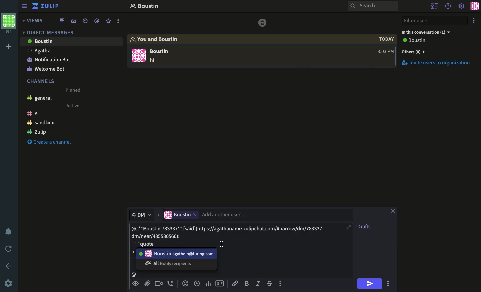  Describe the element at coordinates (162, 52) in the screenshot. I see `USER` at that location.